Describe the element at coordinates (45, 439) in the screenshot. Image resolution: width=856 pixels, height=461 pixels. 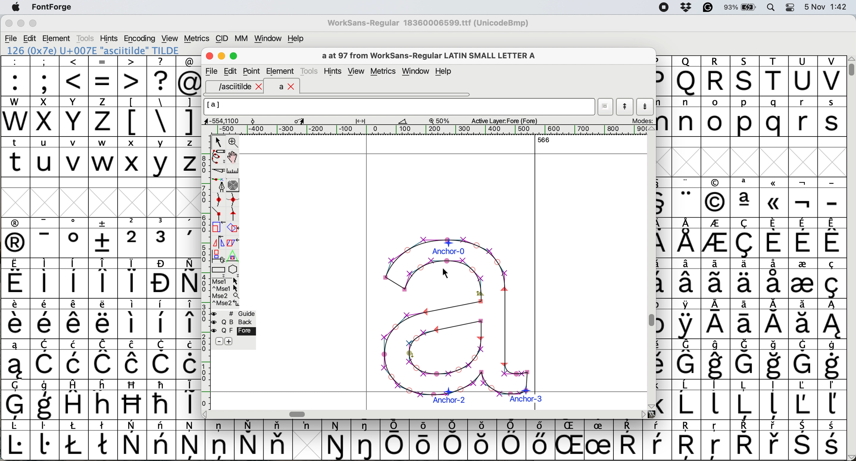
I see `symbol` at that location.